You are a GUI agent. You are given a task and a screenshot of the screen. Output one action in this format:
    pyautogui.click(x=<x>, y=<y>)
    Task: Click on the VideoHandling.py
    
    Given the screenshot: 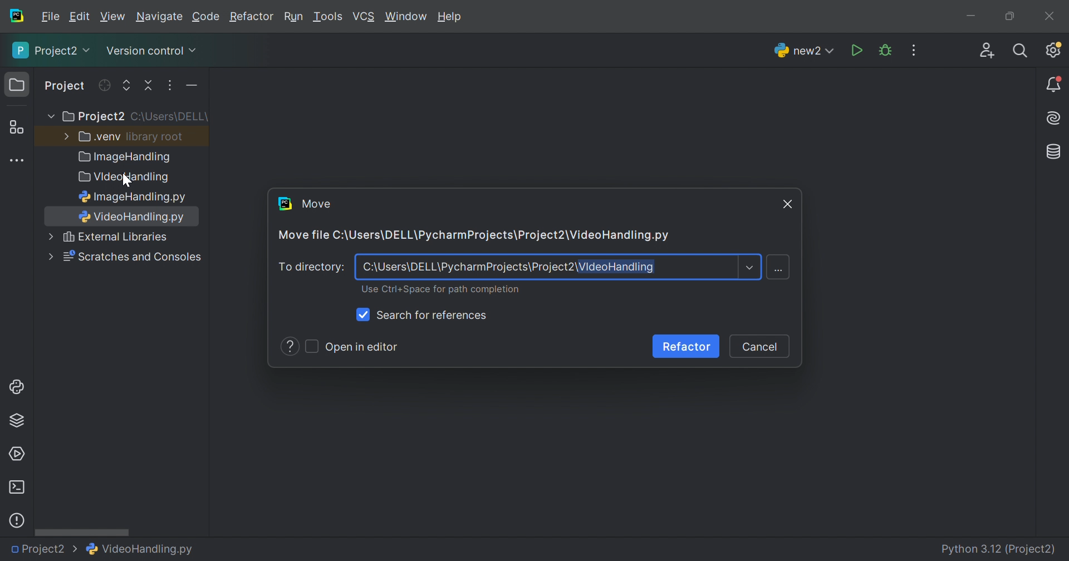 What is the action you would take?
    pyautogui.click(x=140, y=548)
    